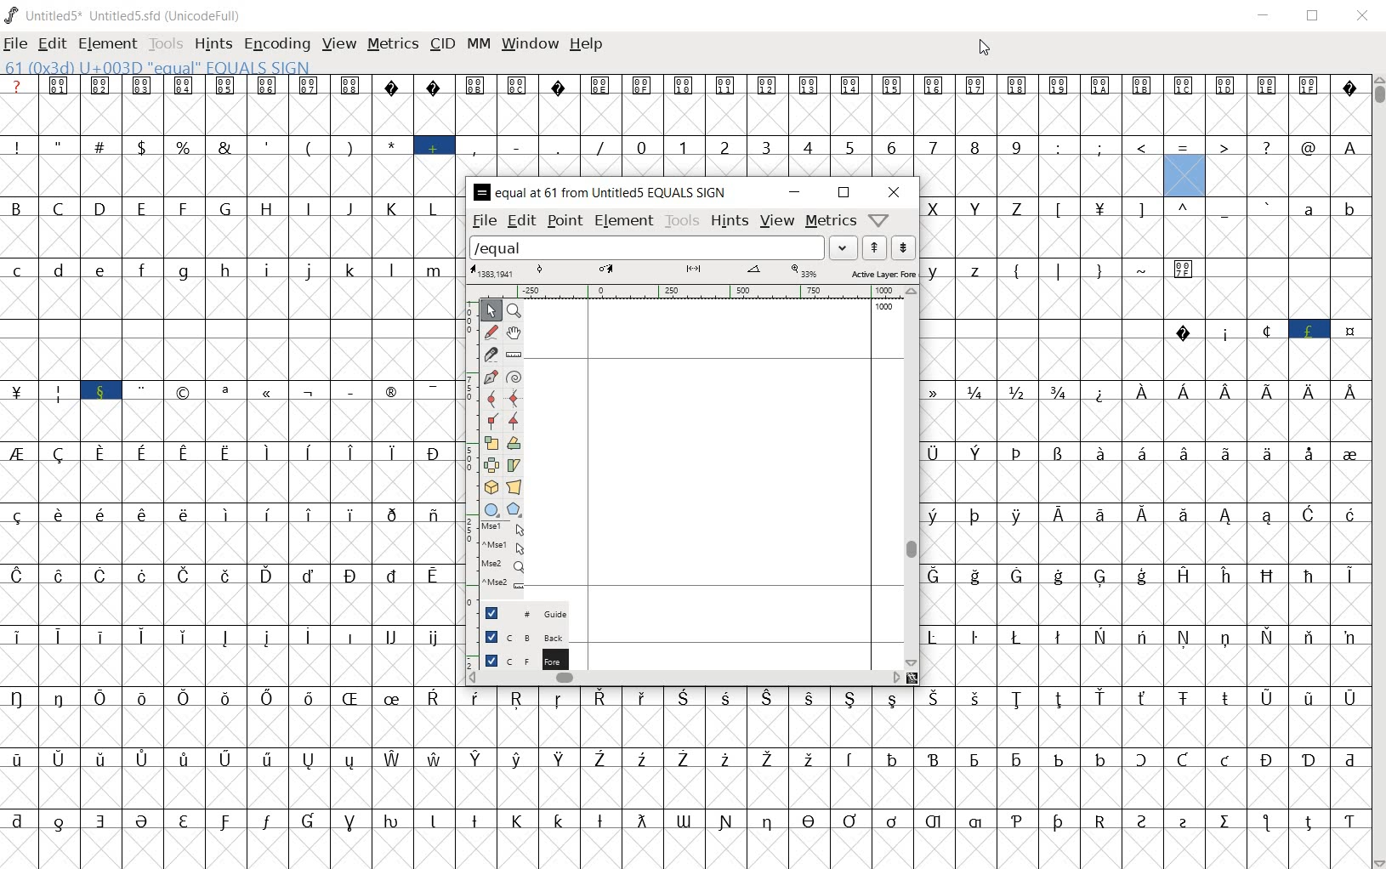  What do you see at coordinates (514, 421) in the screenshot?
I see `Add a corner point` at bounding box center [514, 421].